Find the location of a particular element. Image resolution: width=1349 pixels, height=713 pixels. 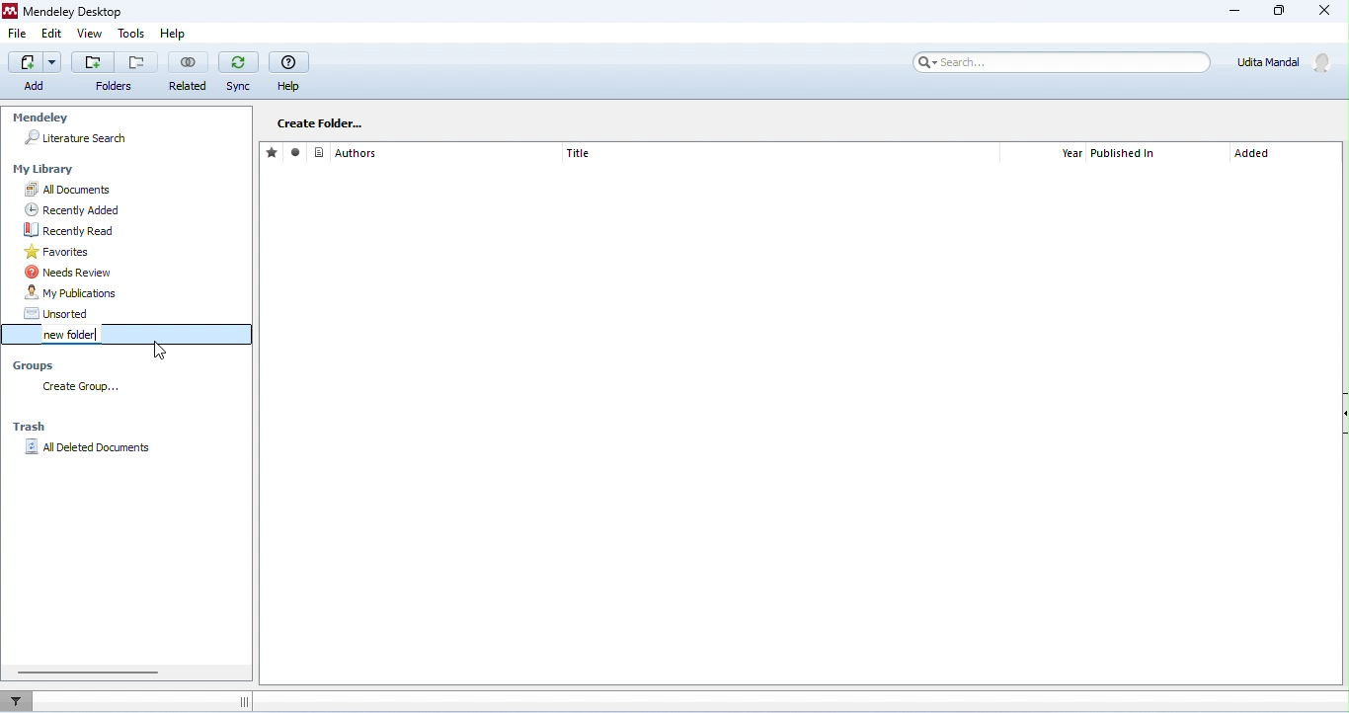

close is located at coordinates (1322, 11).